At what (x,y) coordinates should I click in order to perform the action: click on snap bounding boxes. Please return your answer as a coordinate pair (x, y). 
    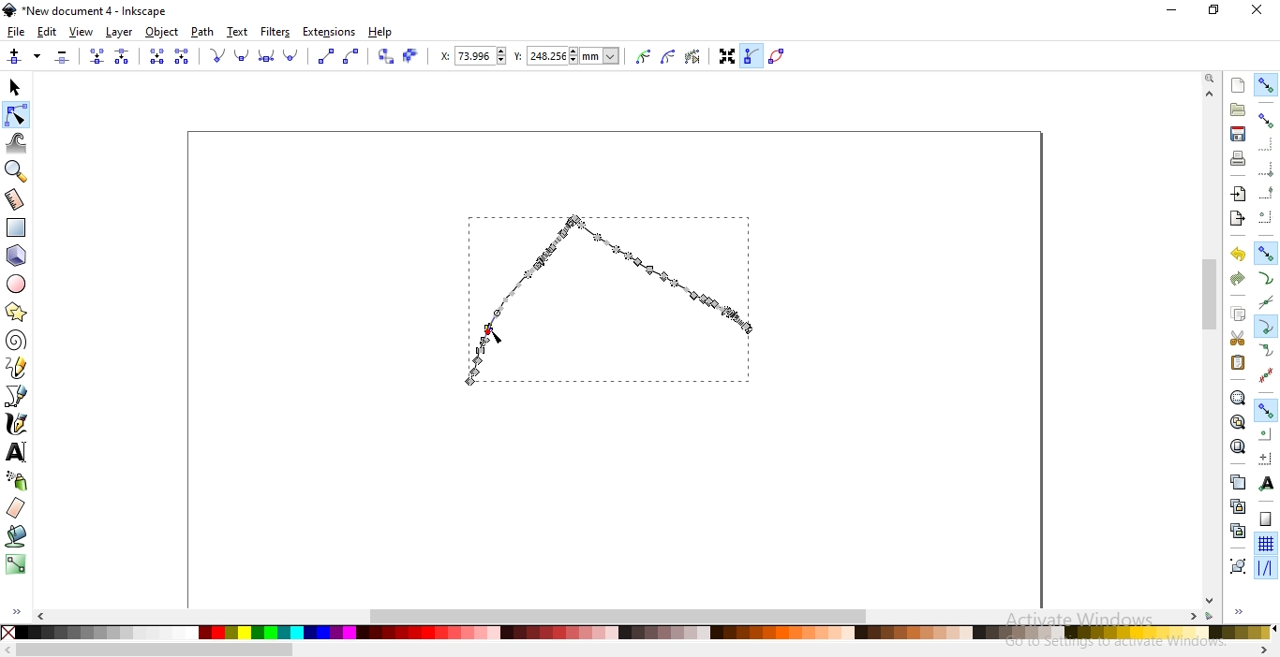
    Looking at the image, I should click on (1266, 119).